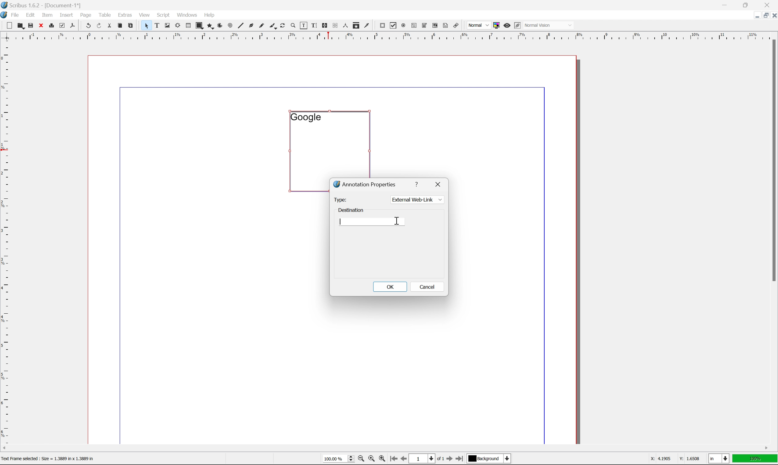  I want to click on undo, so click(88, 26).